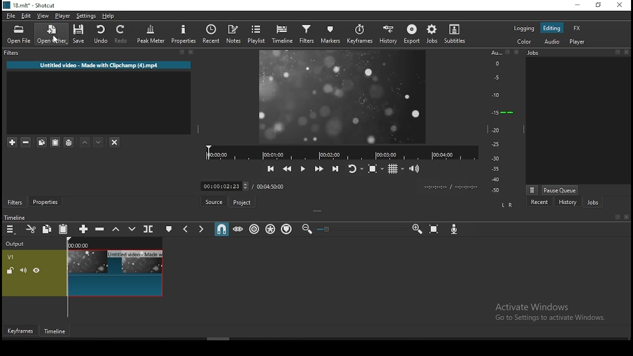 The width and height of the screenshot is (633, 356). I want to click on color, so click(524, 43).